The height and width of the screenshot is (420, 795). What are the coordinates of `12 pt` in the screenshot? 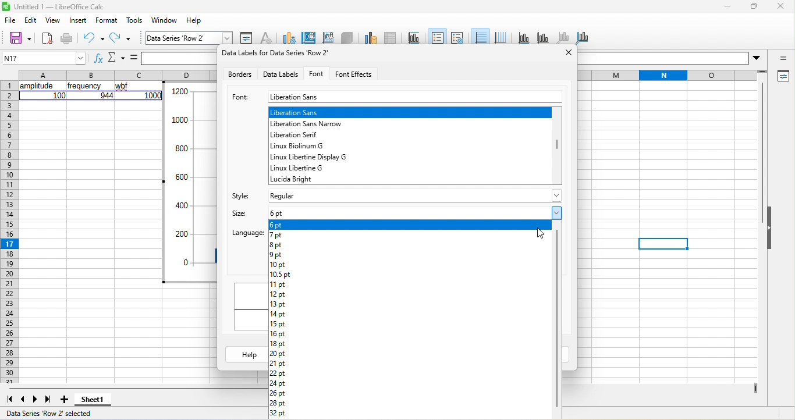 It's located at (278, 294).